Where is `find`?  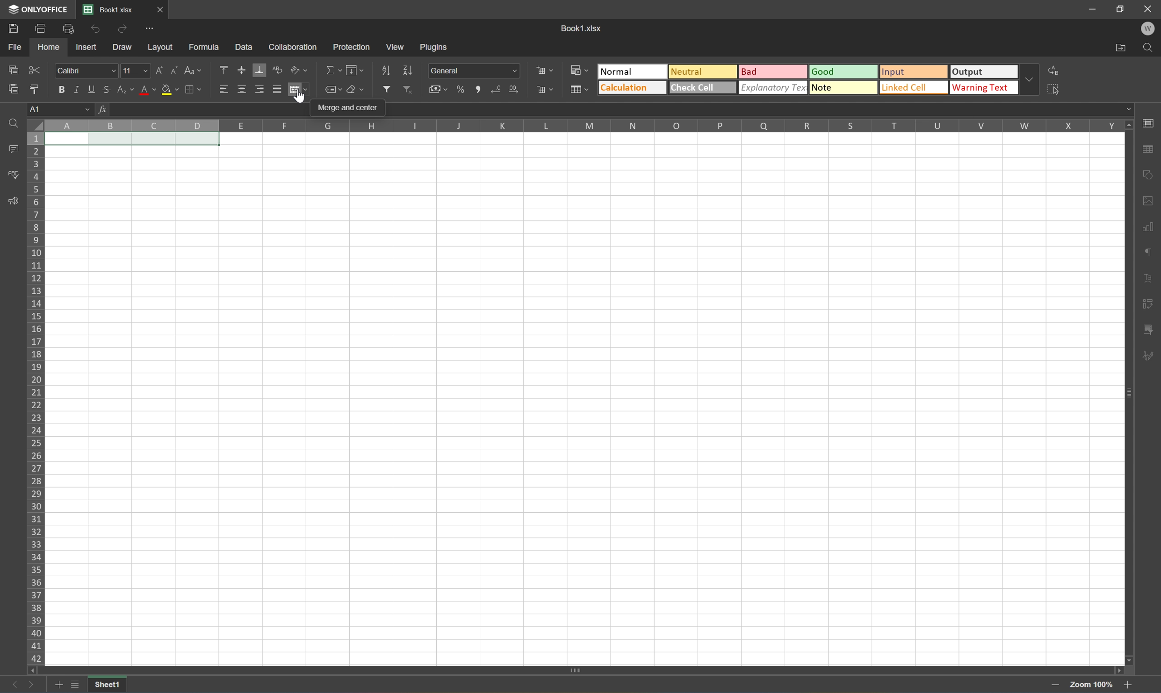
find is located at coordinates (13, 125).